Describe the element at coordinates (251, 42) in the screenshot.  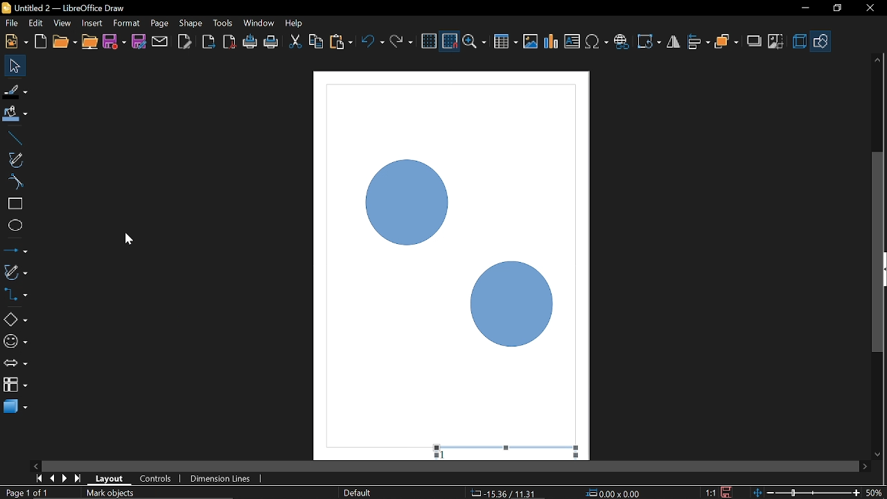
I see `print ` at that location.